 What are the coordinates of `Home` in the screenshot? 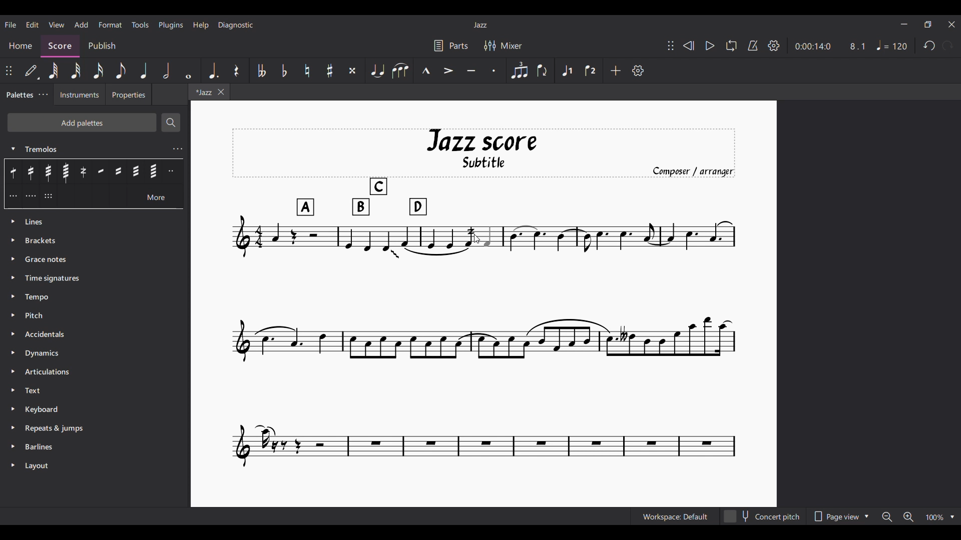 It's located at (20, 46).